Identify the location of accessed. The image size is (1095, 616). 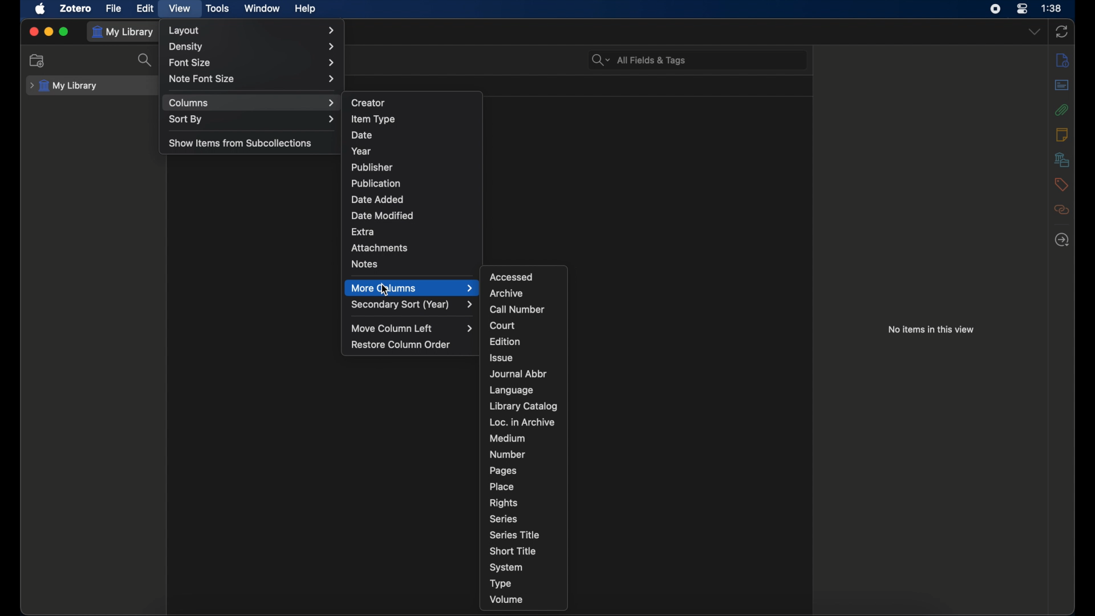
(512, 277).